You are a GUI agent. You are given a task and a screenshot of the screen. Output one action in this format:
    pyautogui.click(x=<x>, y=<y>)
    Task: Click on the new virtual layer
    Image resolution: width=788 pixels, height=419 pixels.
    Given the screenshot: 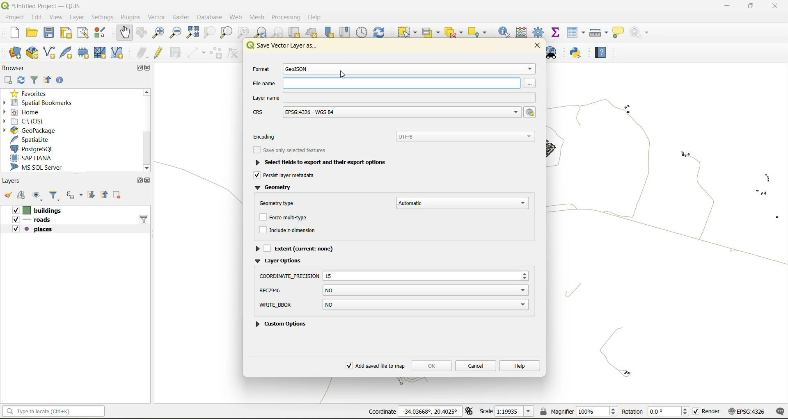 What is the action you would take?
    pyautogui.click(x=119, y=53)
    